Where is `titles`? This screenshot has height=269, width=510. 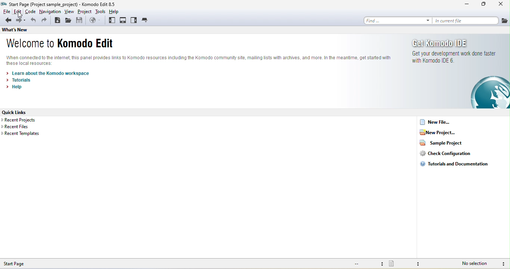 titles is located at coordinates (71, 4).